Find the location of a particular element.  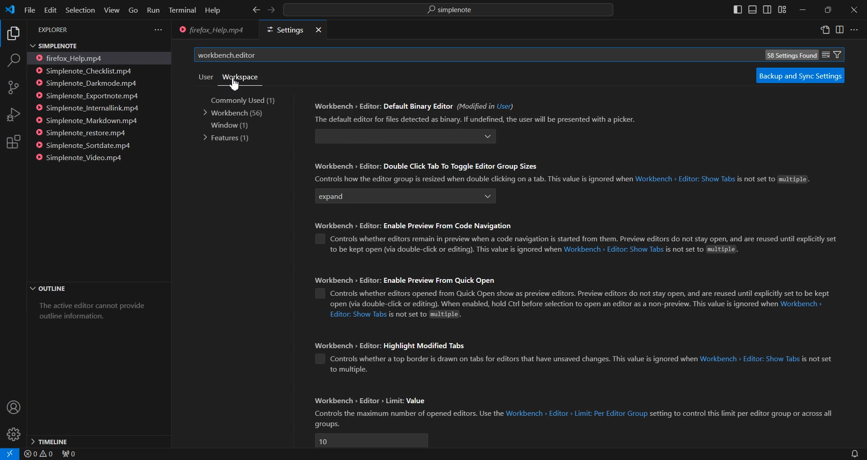

Drop down box is located at coordinates (488, 197).